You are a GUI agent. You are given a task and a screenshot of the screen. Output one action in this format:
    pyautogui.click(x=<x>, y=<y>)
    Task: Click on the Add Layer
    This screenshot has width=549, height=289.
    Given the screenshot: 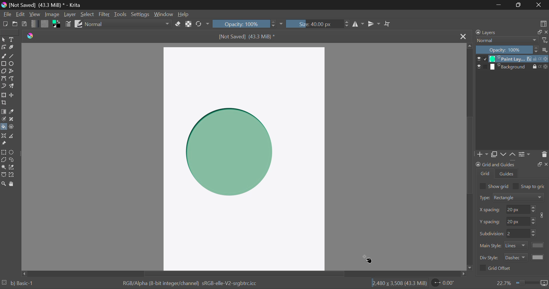 What is the action you would take?
    pyautogui.click(x=483, y=155)
    